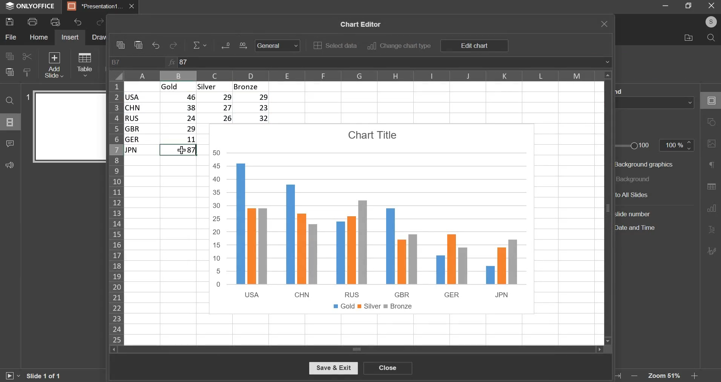 This screenshot has height=382, width=721. Describe the element at coordinates (174, 45) in the screenshot. I see `redo` at that location.